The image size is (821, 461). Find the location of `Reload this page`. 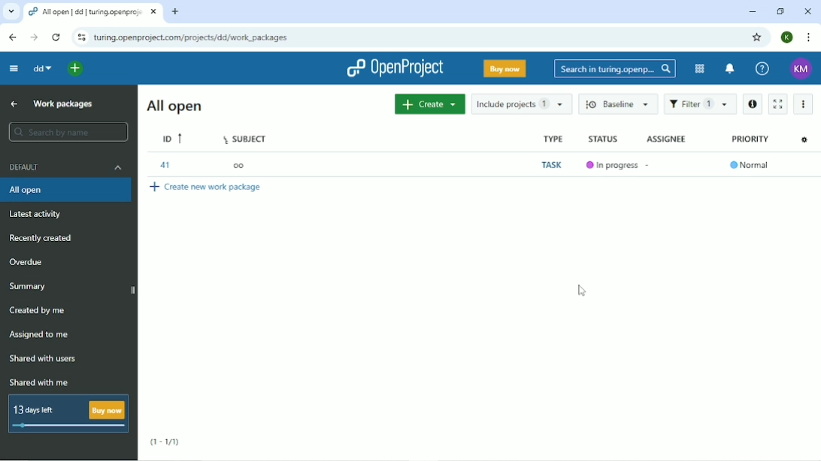

Reload this page is located at coordinates (57, 38).